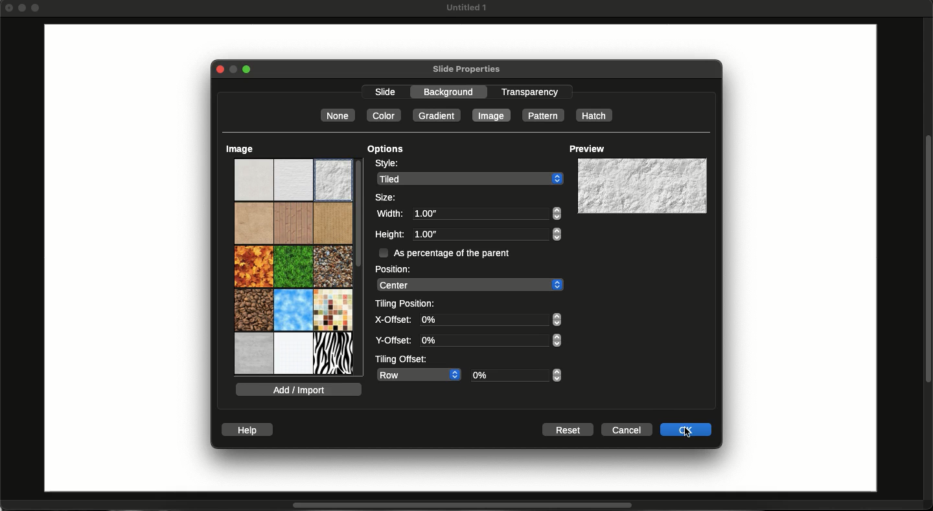  What do you see at coordinates (299, 389) in the screenshot?
I see `Add import` at bounding box center [299, 389].